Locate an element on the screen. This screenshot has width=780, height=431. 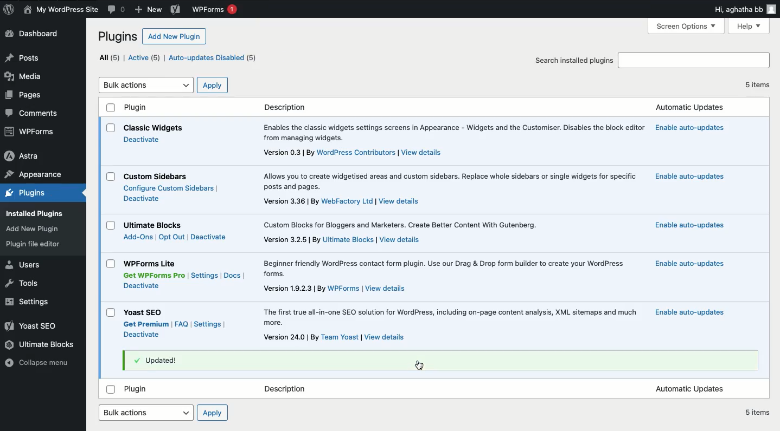
Apply is located at coordinates (213, 412).